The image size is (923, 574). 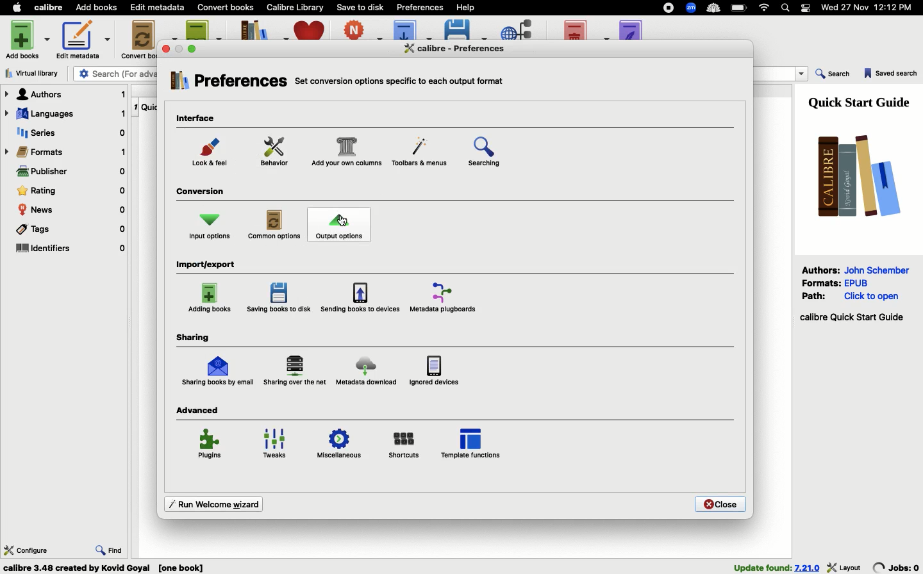 What do you see at coordinates (851, 318) in the screenshot?
I see `Start guide` at bounding box center [851, 318].